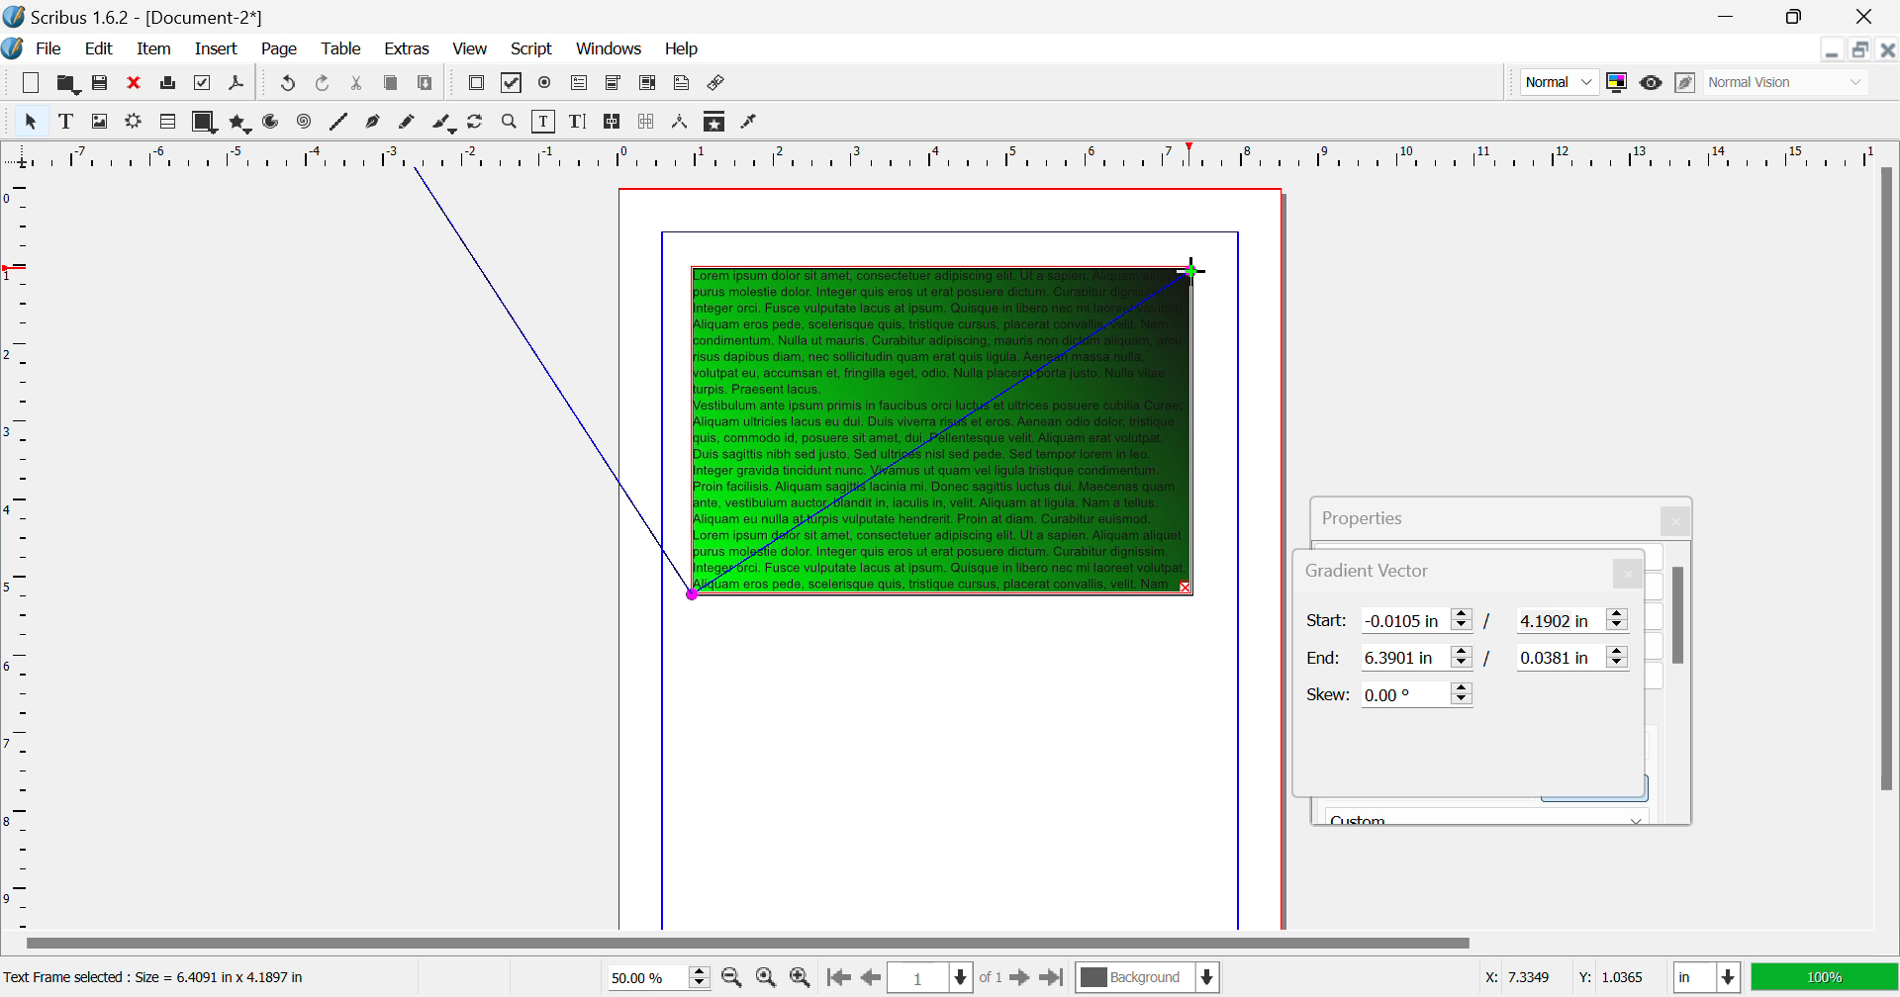 The width and height of the screenshot is (1900, 997). What do you see at coordinates (155, 49) in the screenshot?
I see `Item` at bounding box center [155, 49].